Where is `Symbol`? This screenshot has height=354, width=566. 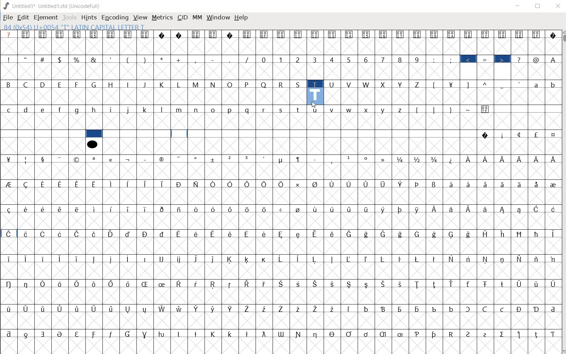 Symbol is located at coordinates (8, 233).